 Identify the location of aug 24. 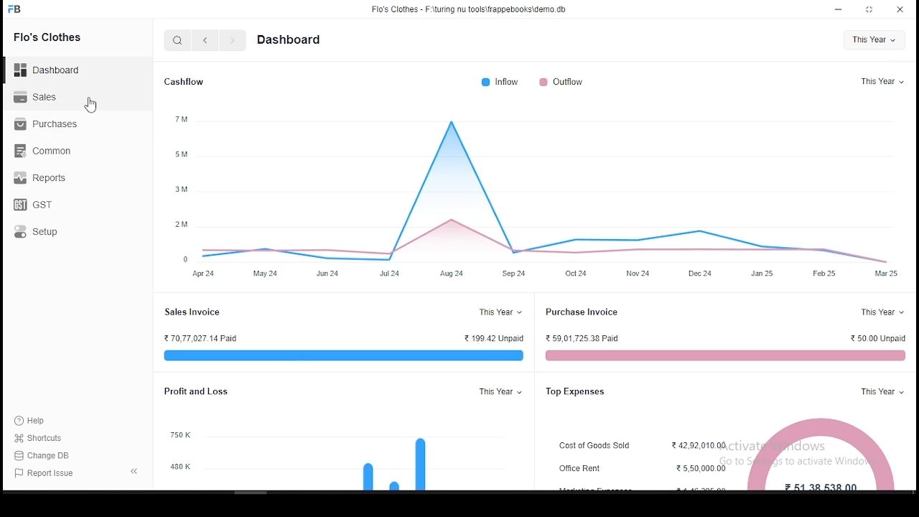
(447, 273).